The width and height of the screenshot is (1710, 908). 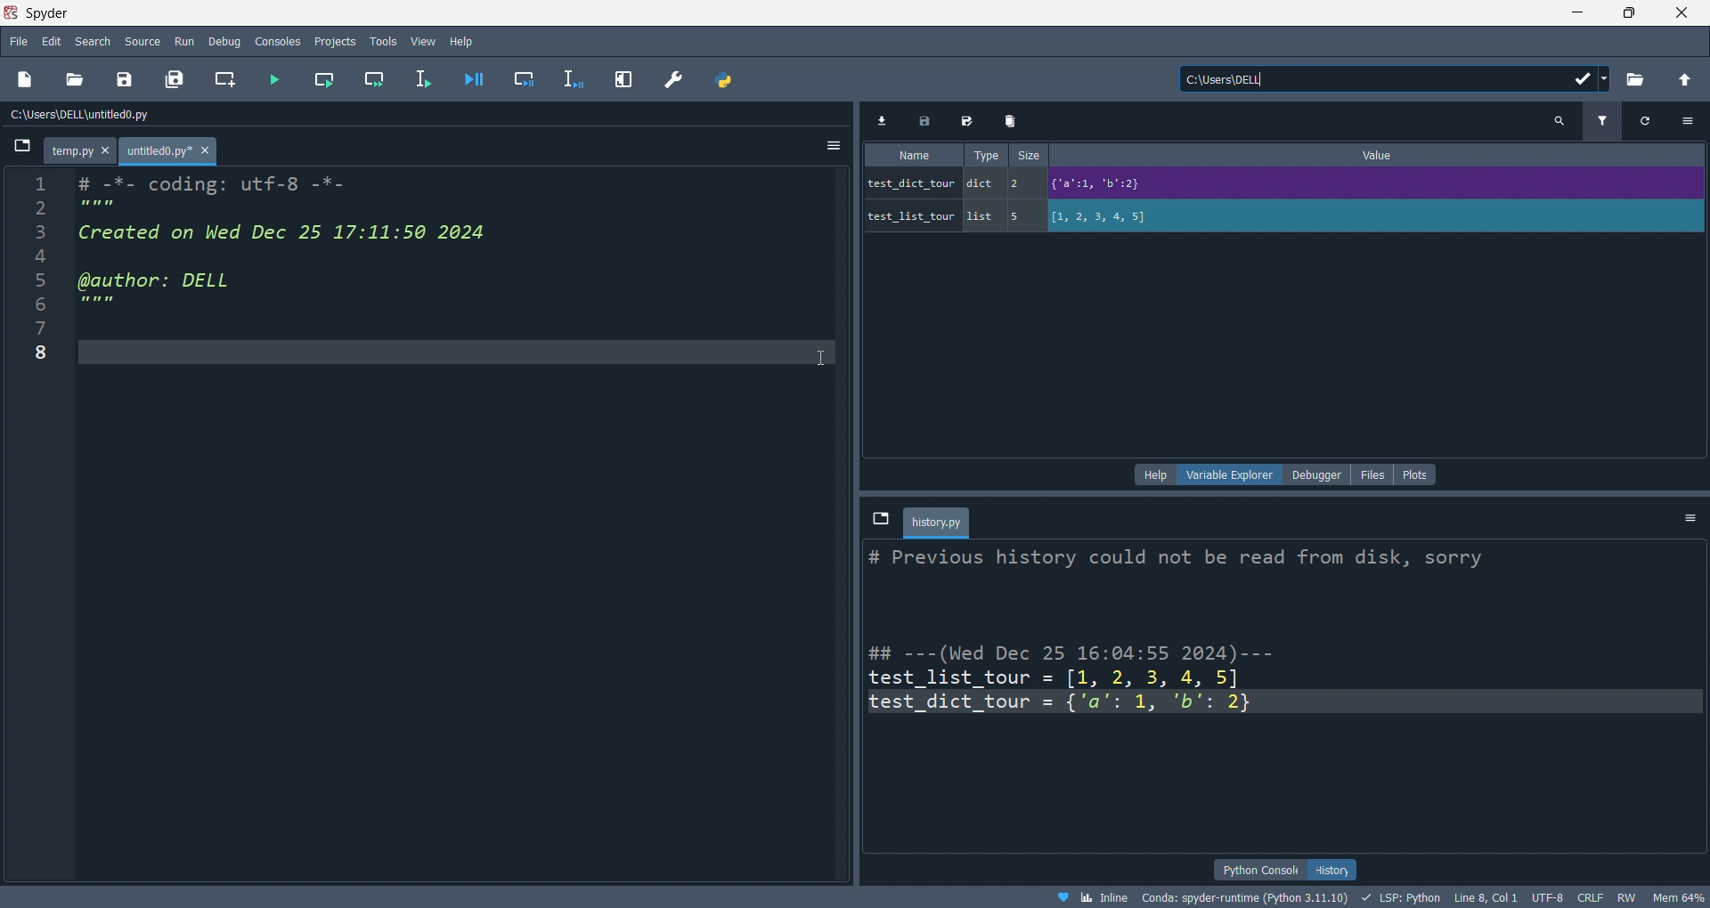 I want to click on edit, so click(x=52, y=41).